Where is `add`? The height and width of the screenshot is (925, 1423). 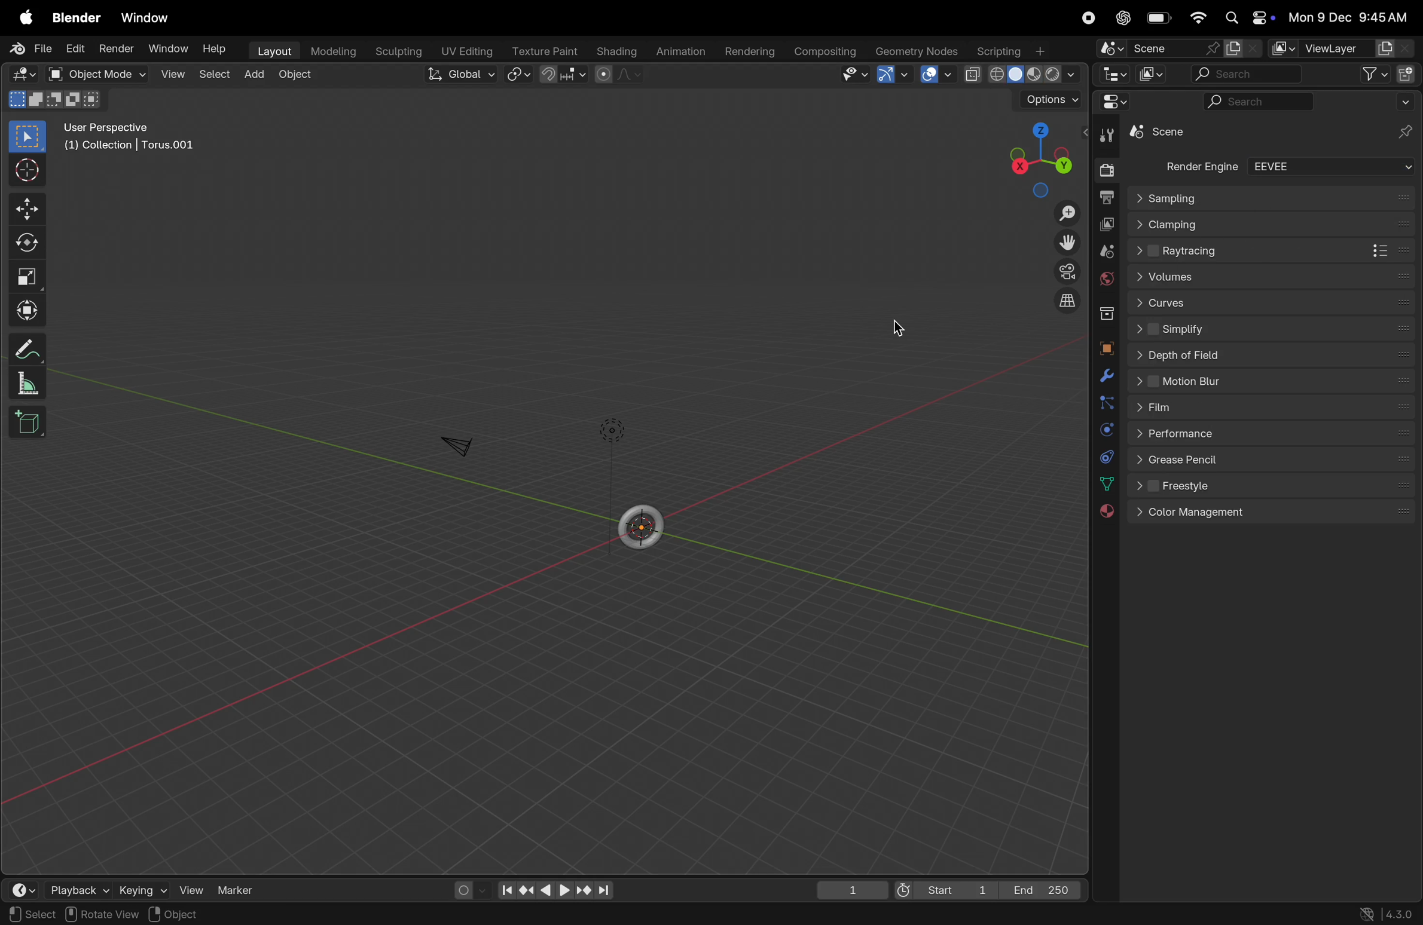
add is located at coordinates (254, 73).